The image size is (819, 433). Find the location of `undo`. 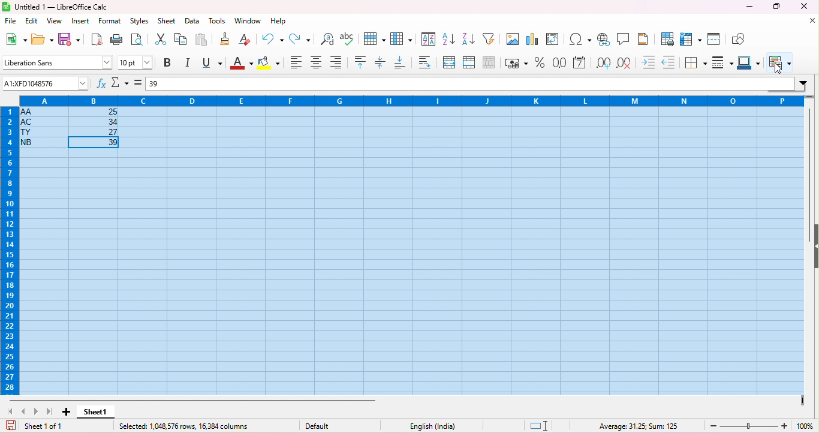

undo is located at coordinates (273, 38).